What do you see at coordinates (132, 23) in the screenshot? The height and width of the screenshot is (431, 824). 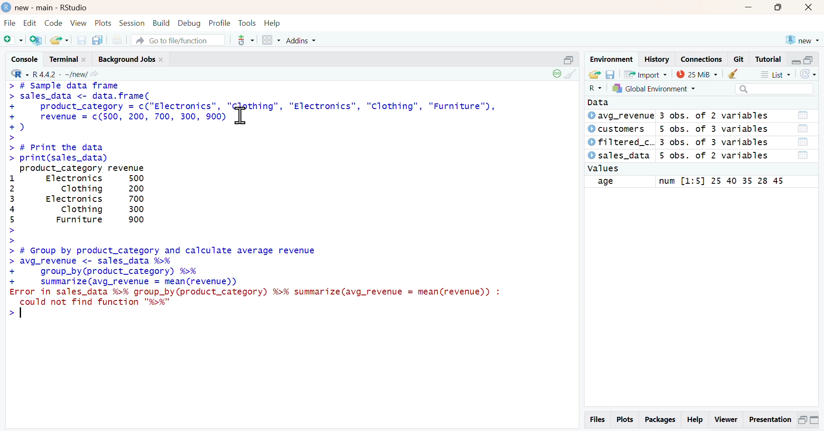 I see `Session` at bounding box center [132, 23].